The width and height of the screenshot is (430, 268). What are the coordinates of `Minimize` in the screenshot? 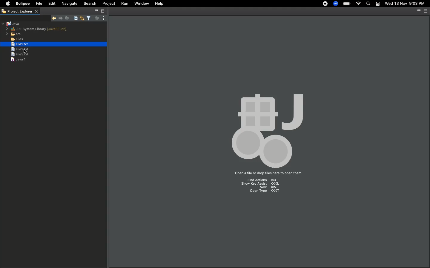 It's located at (96, 10).